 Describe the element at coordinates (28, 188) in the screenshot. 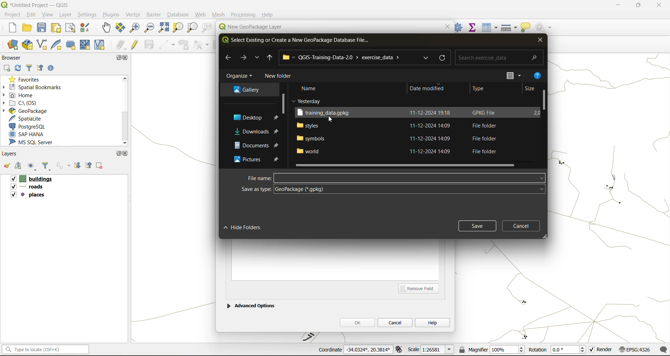

I see `roads` at that location.